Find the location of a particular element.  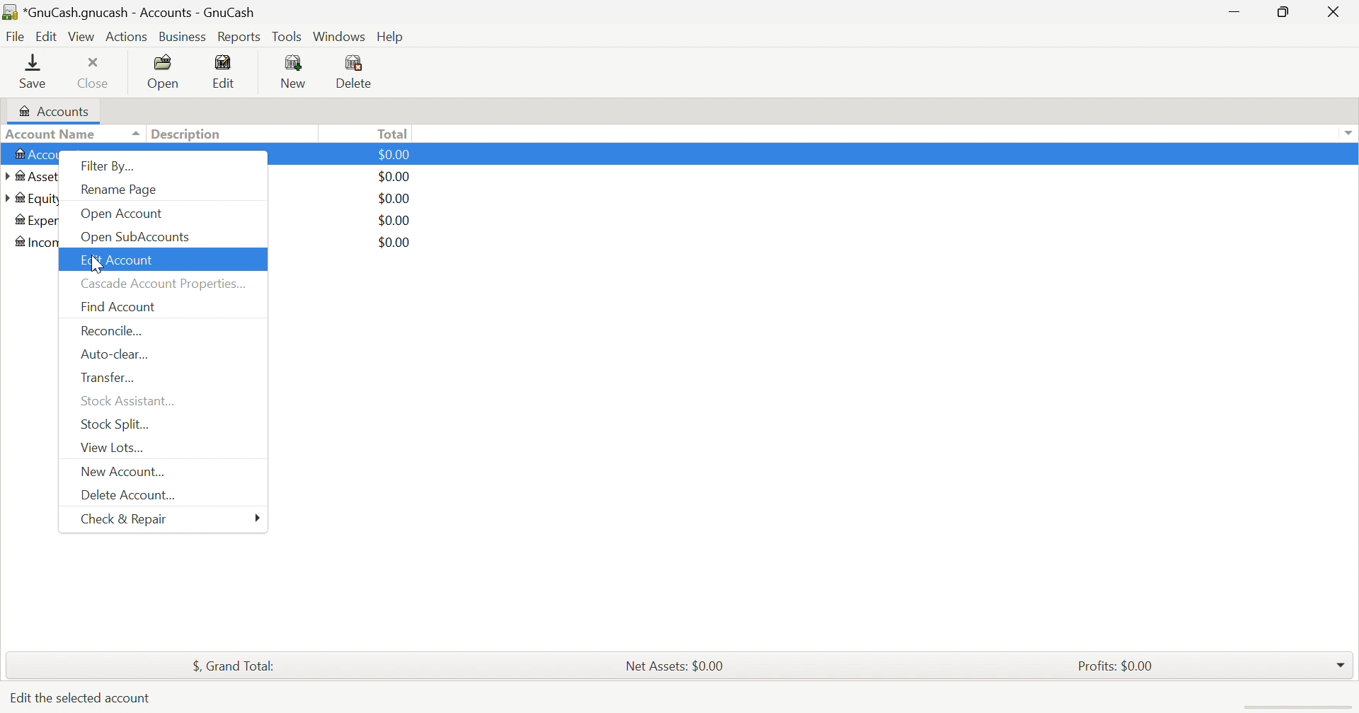

Accounts is located at coordinates (31, 156).